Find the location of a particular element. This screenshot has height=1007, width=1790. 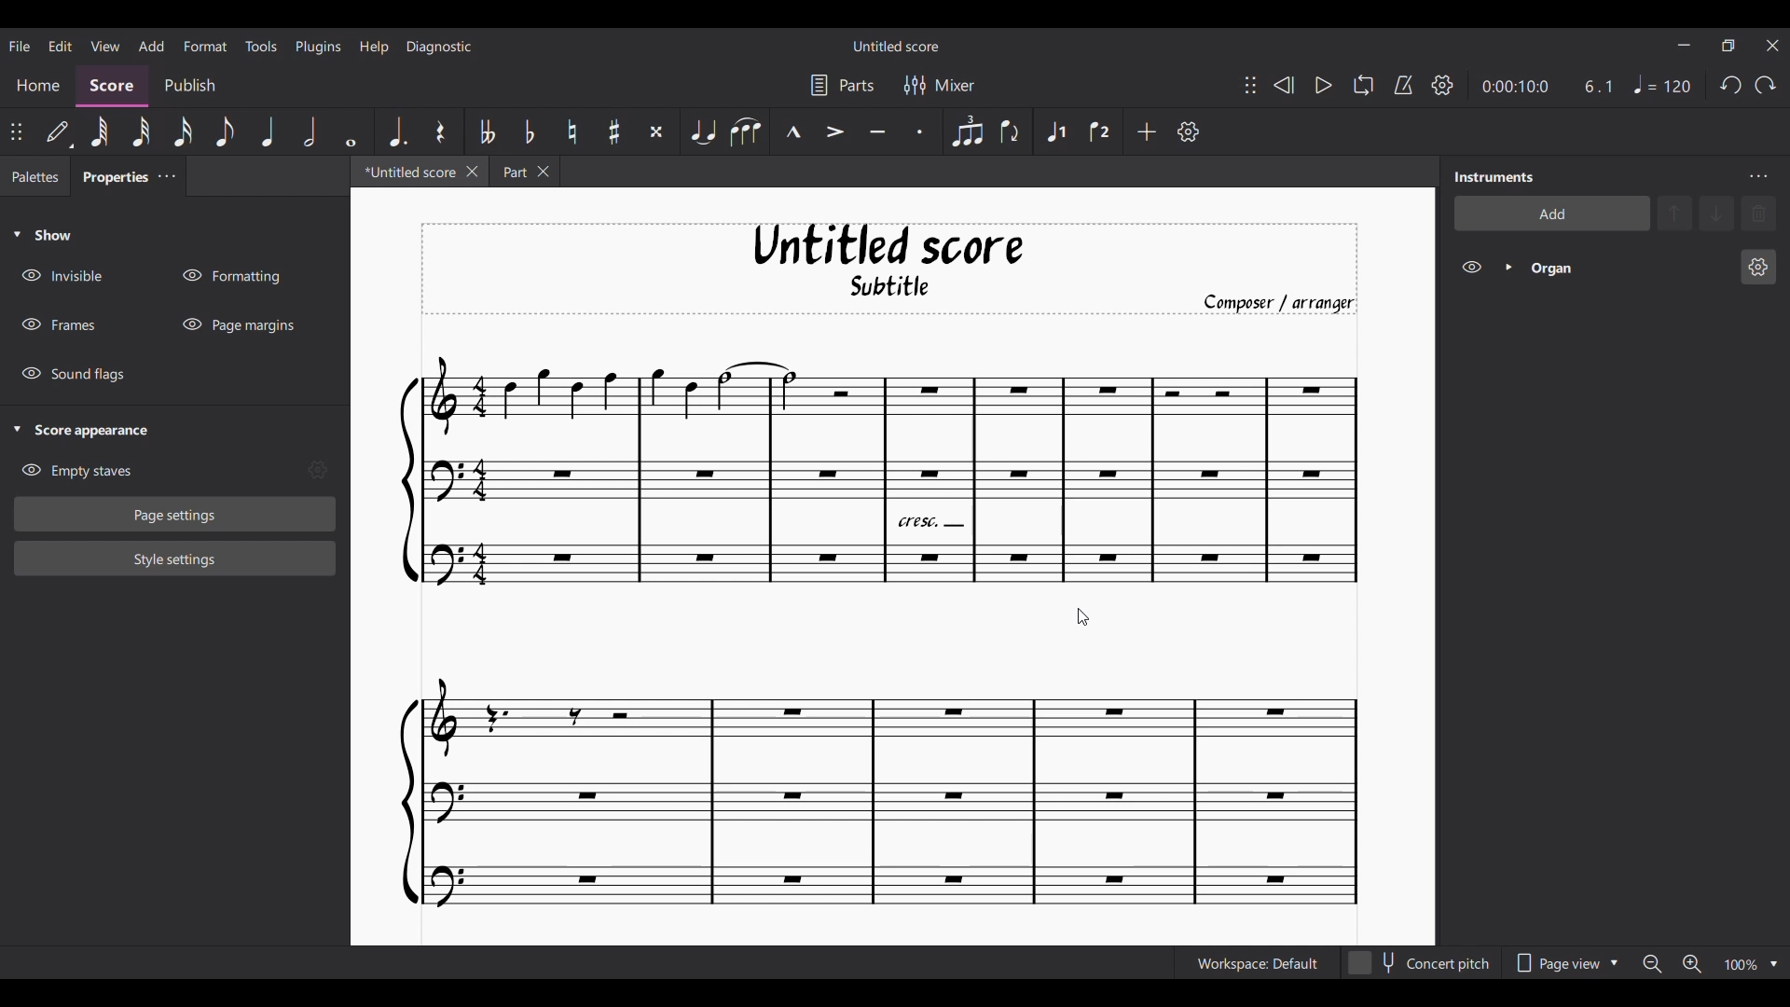

Close interface is located at coordinates (1772, 46).